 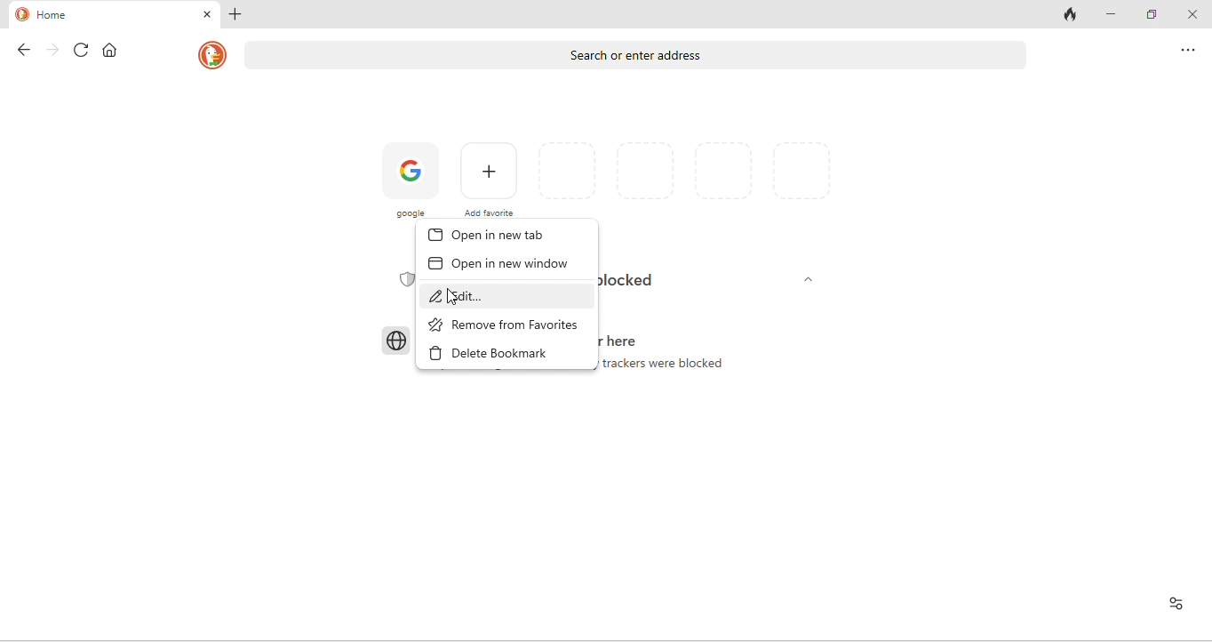 What do you see at coordinates (634, 54) in the screenshot?
I see `search or enter address` at bounding box center [634, 54].